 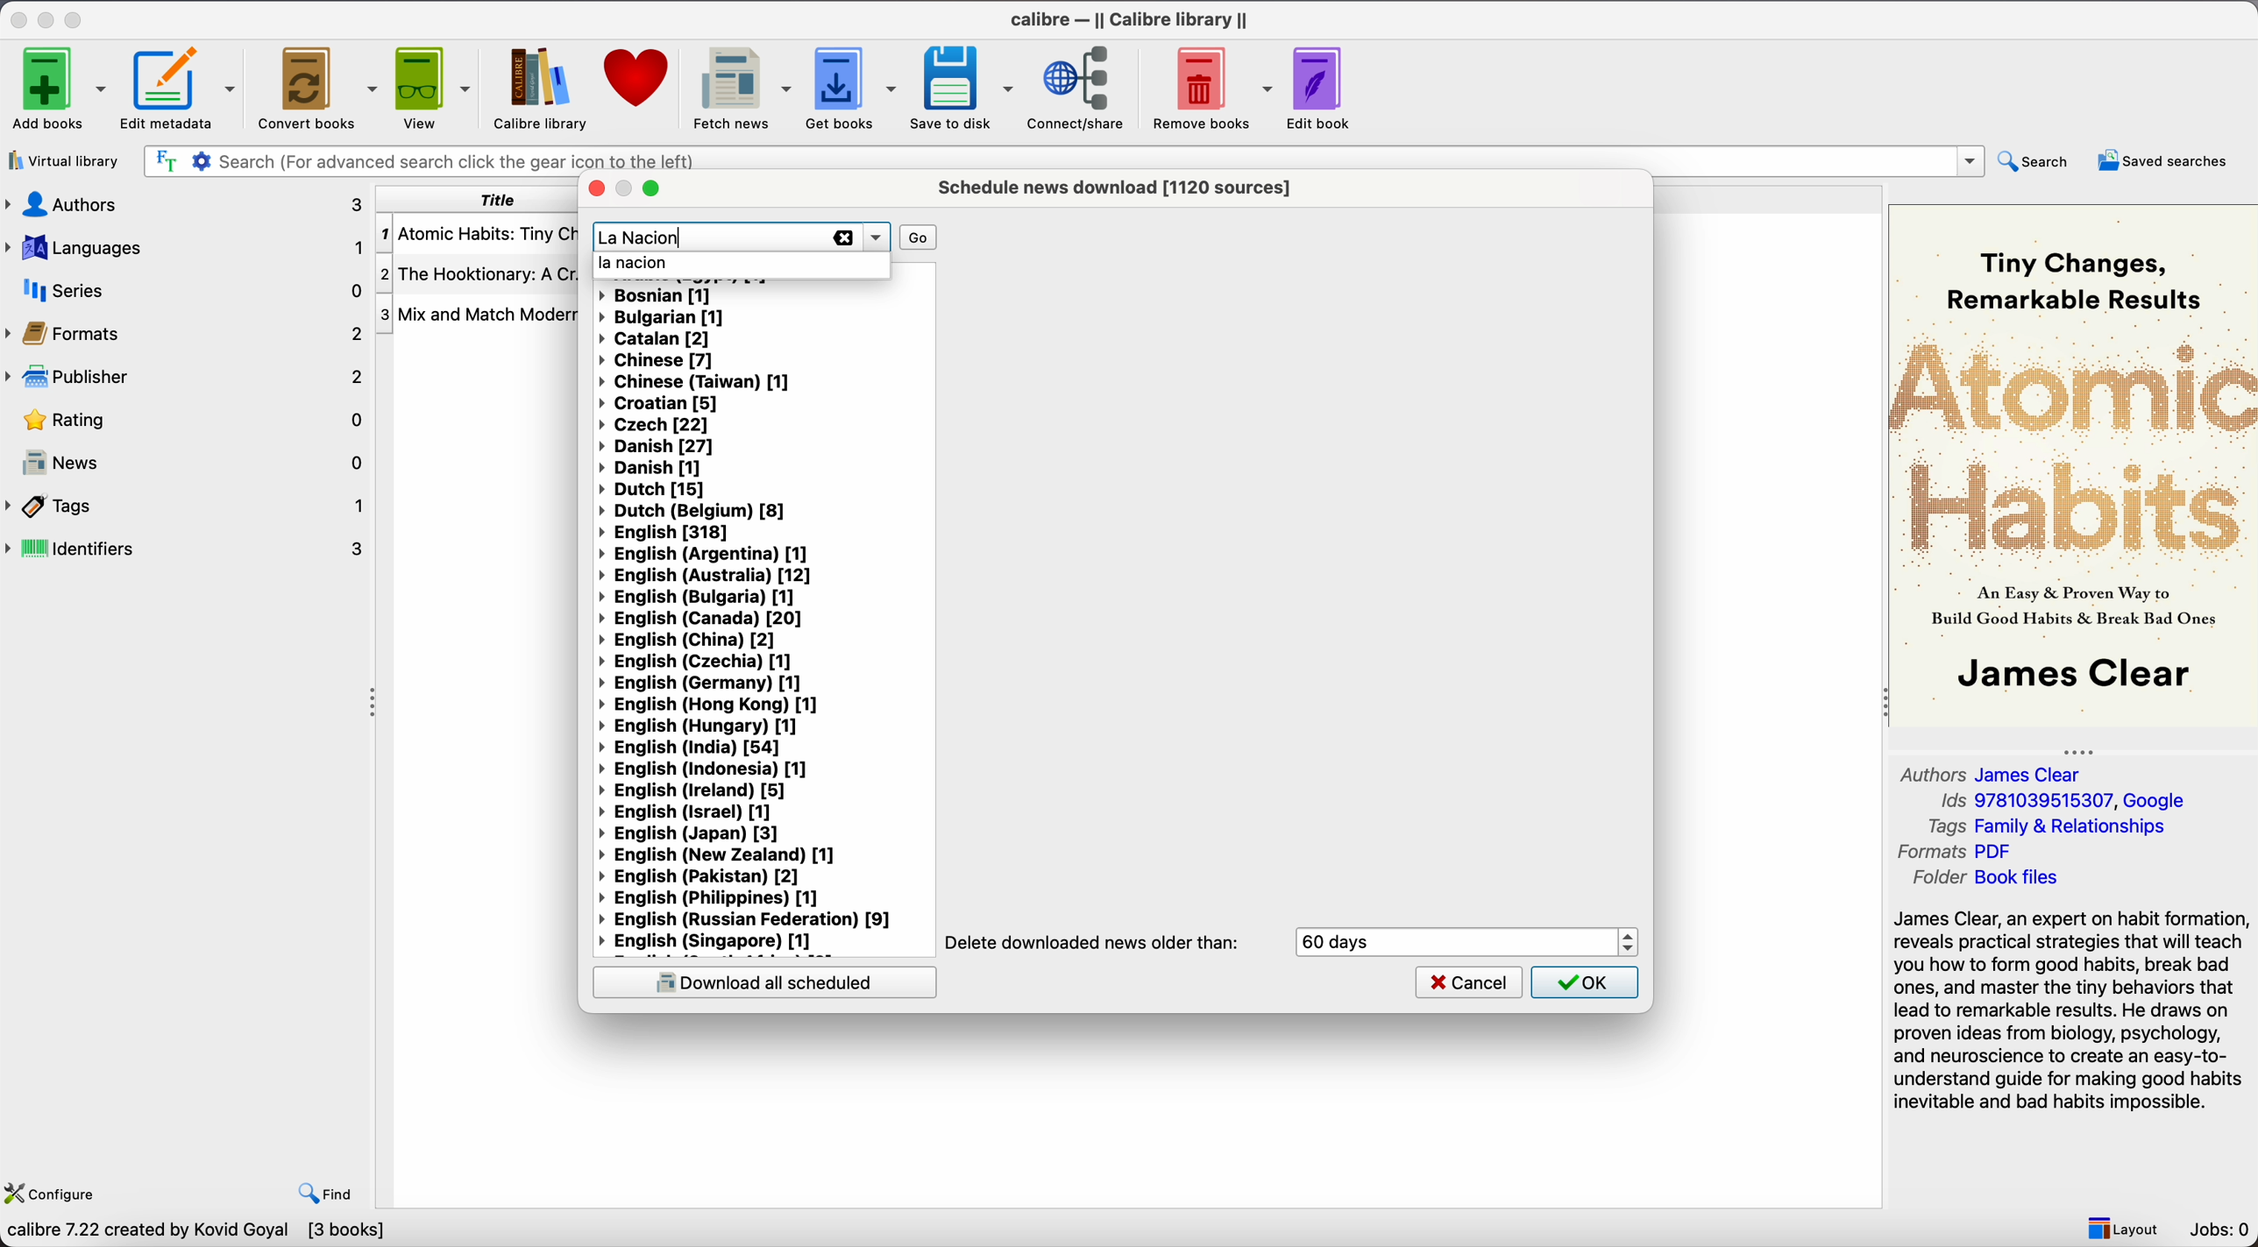 What do you see at coordinates (637, 266) in the screenshot?
I see `la nacion` at bounding box center [637, 266].